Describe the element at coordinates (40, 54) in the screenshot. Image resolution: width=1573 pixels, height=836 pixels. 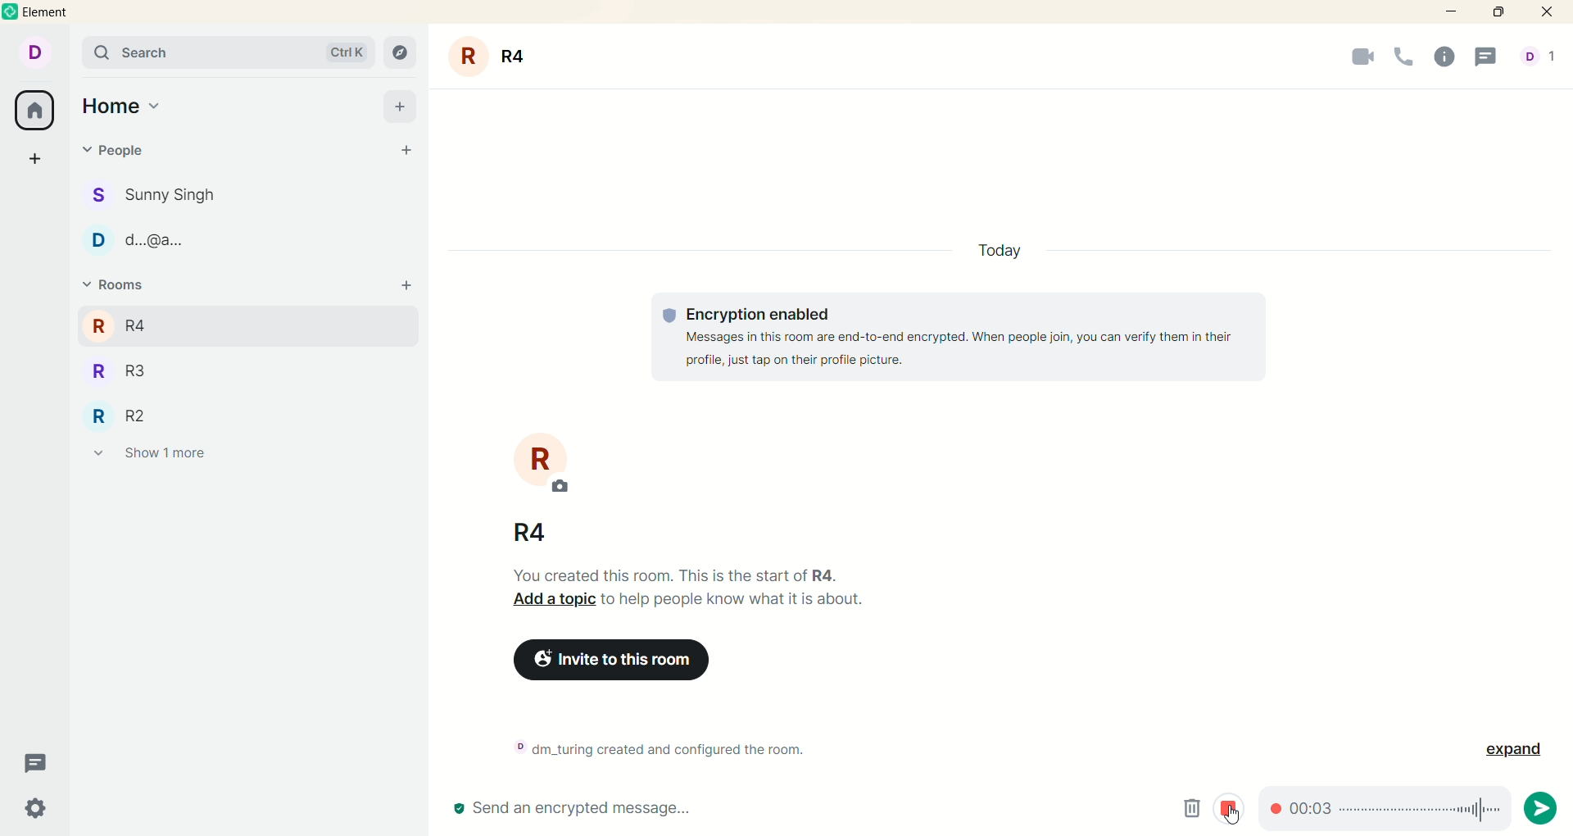
I see `account` at that location.